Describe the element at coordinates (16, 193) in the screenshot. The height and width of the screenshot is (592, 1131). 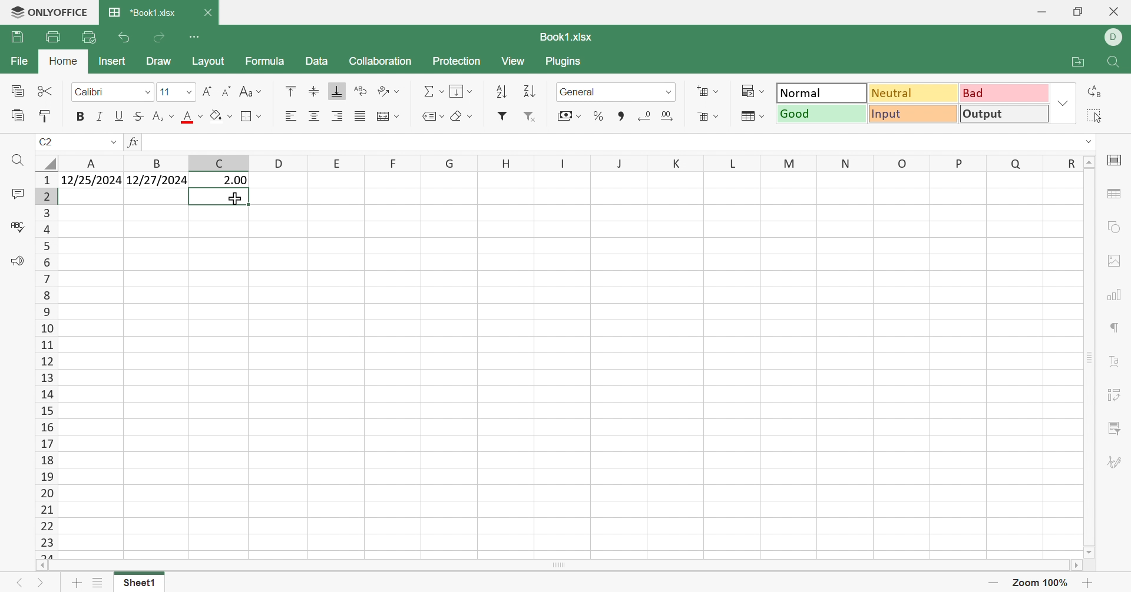
I see `Comments` at that location.